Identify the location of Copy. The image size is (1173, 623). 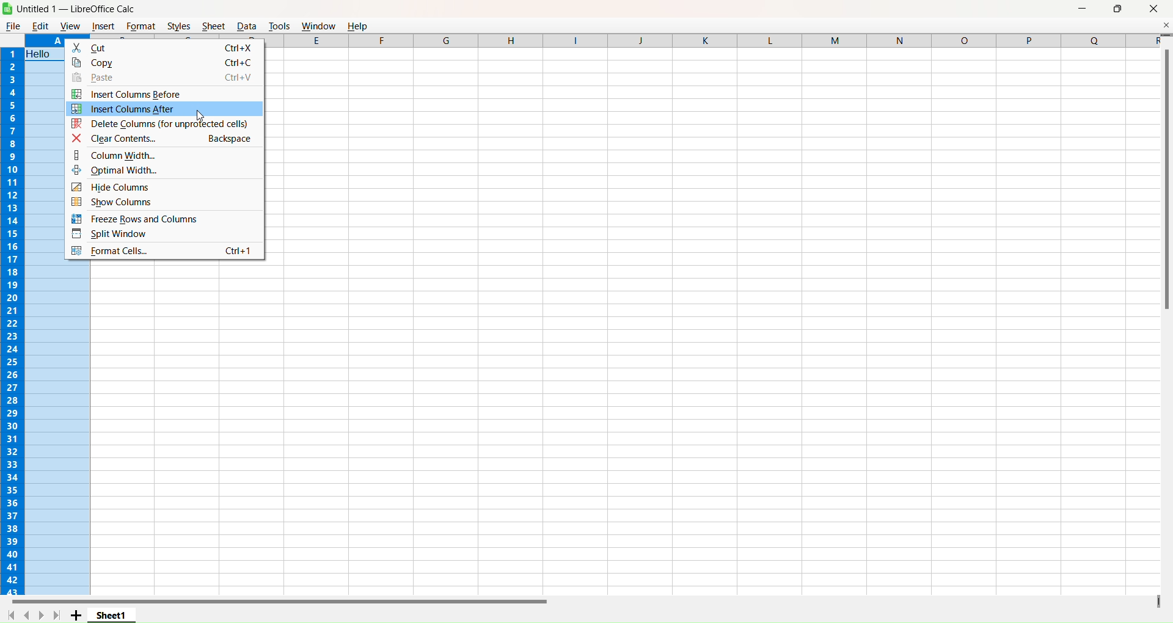
(165, 62).